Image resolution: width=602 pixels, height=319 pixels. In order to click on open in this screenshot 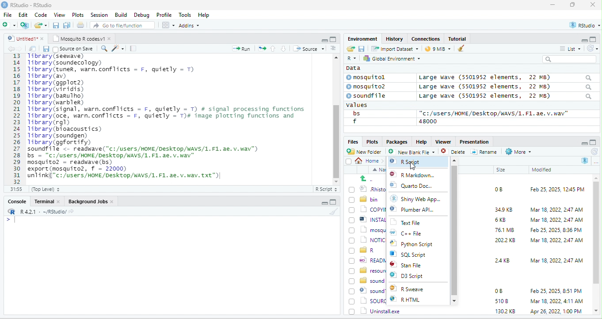, I will do `click(262, 48)`.